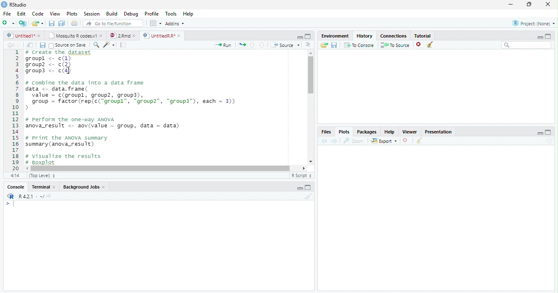  What do you see at coordinates (31, 196) in the screenshot?
I see `R 4.2.1 ~/` at bounding box center [31, 196].